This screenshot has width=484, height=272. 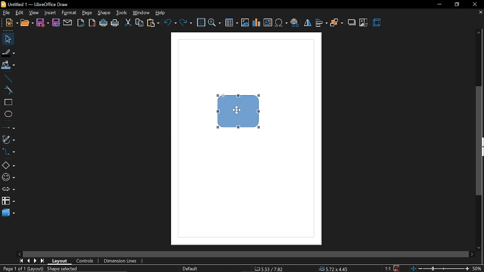 I want to click on controls, so click(x=86, y=260).